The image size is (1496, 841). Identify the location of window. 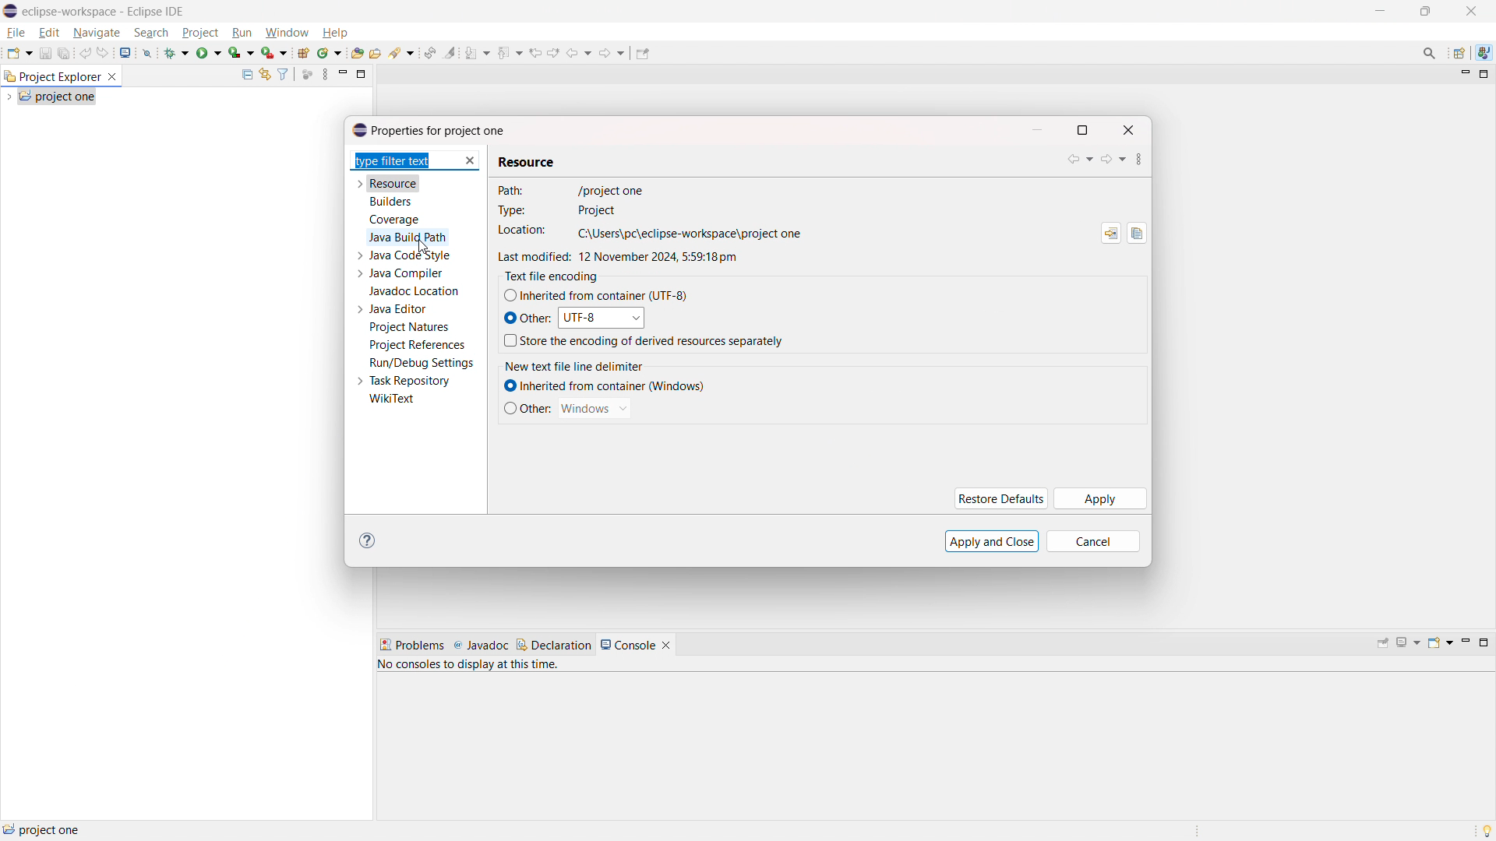
(286, 33).